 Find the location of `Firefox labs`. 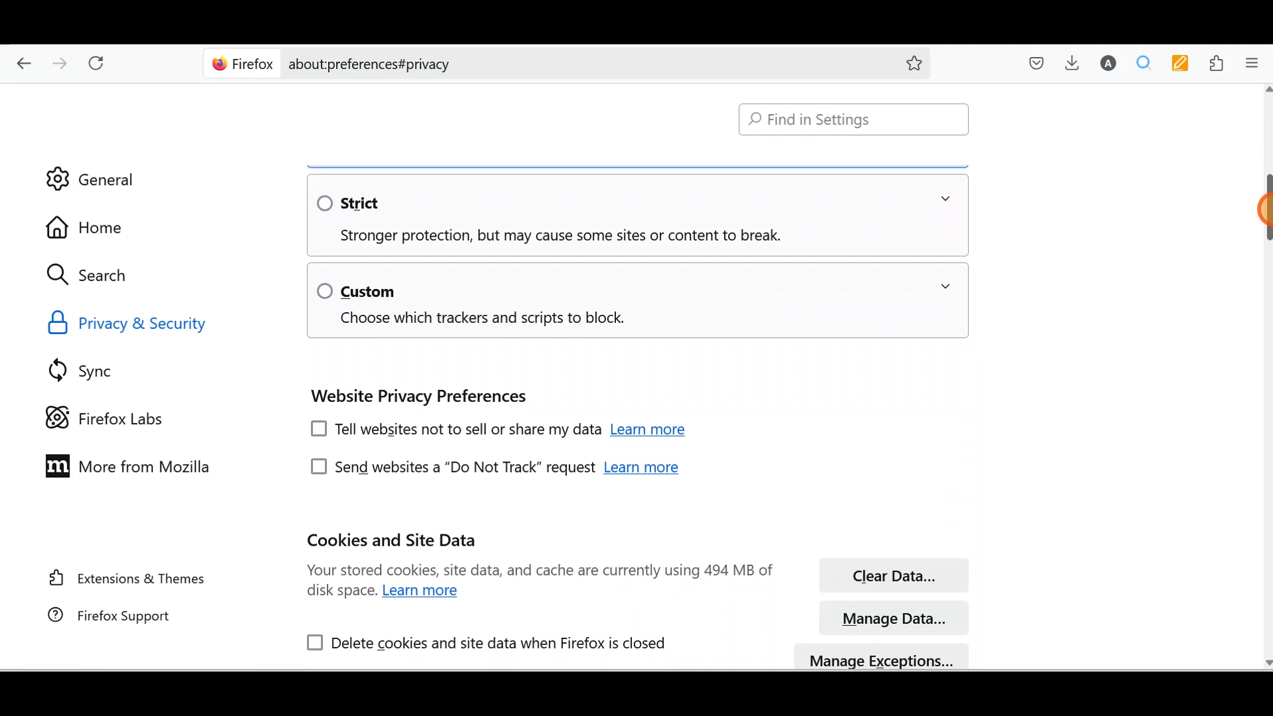

Firefox labs is located at coordinates (110, 418).